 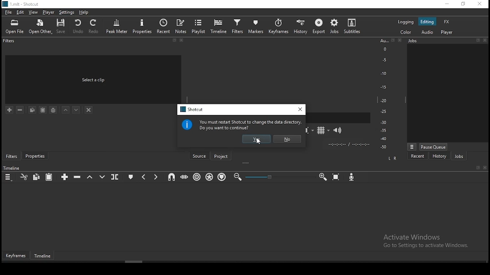 I want to click on zoom in or zoom out bar, so click(x=276, y=177).